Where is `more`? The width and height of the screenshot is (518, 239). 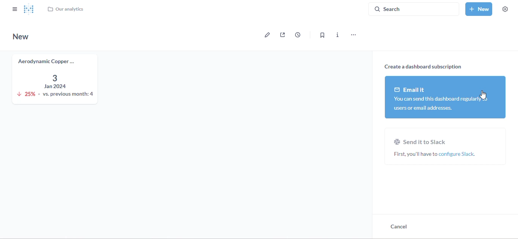 more is located at coordinates (353, 35).